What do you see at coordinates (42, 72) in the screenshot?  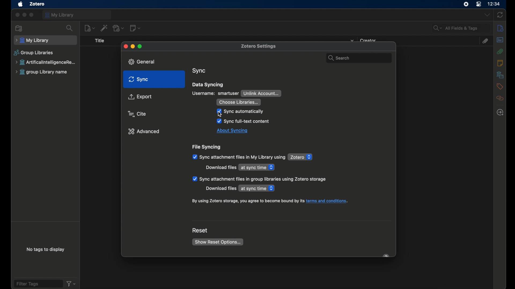 I see `group library` at bounding box center [42, 72].